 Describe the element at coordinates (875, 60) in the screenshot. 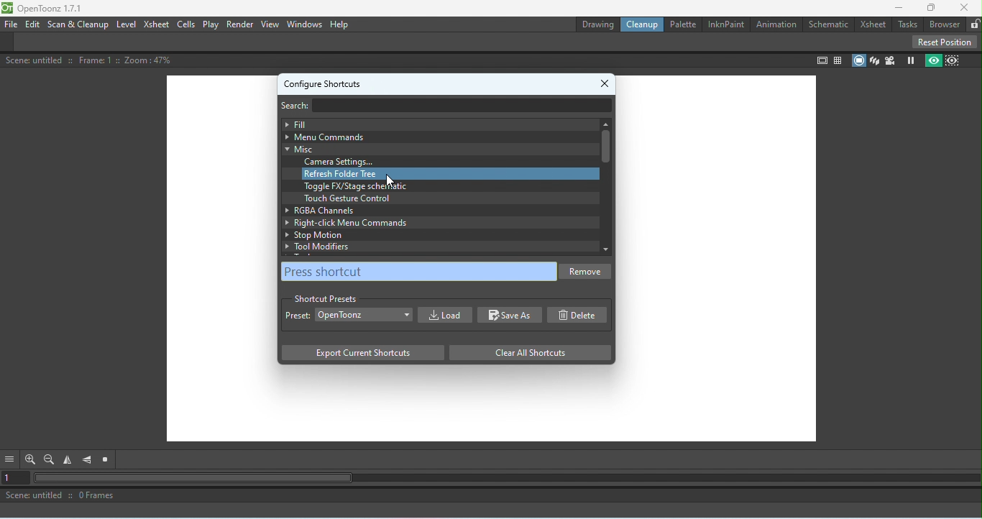

I see `3D view` at that location.